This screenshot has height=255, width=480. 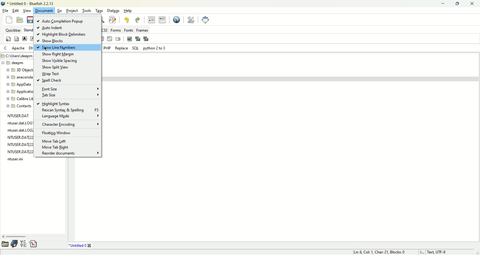 What do you see at coordinates (142, 30) in the screenshot?
I see `frames` at bounding box center [142, 30].